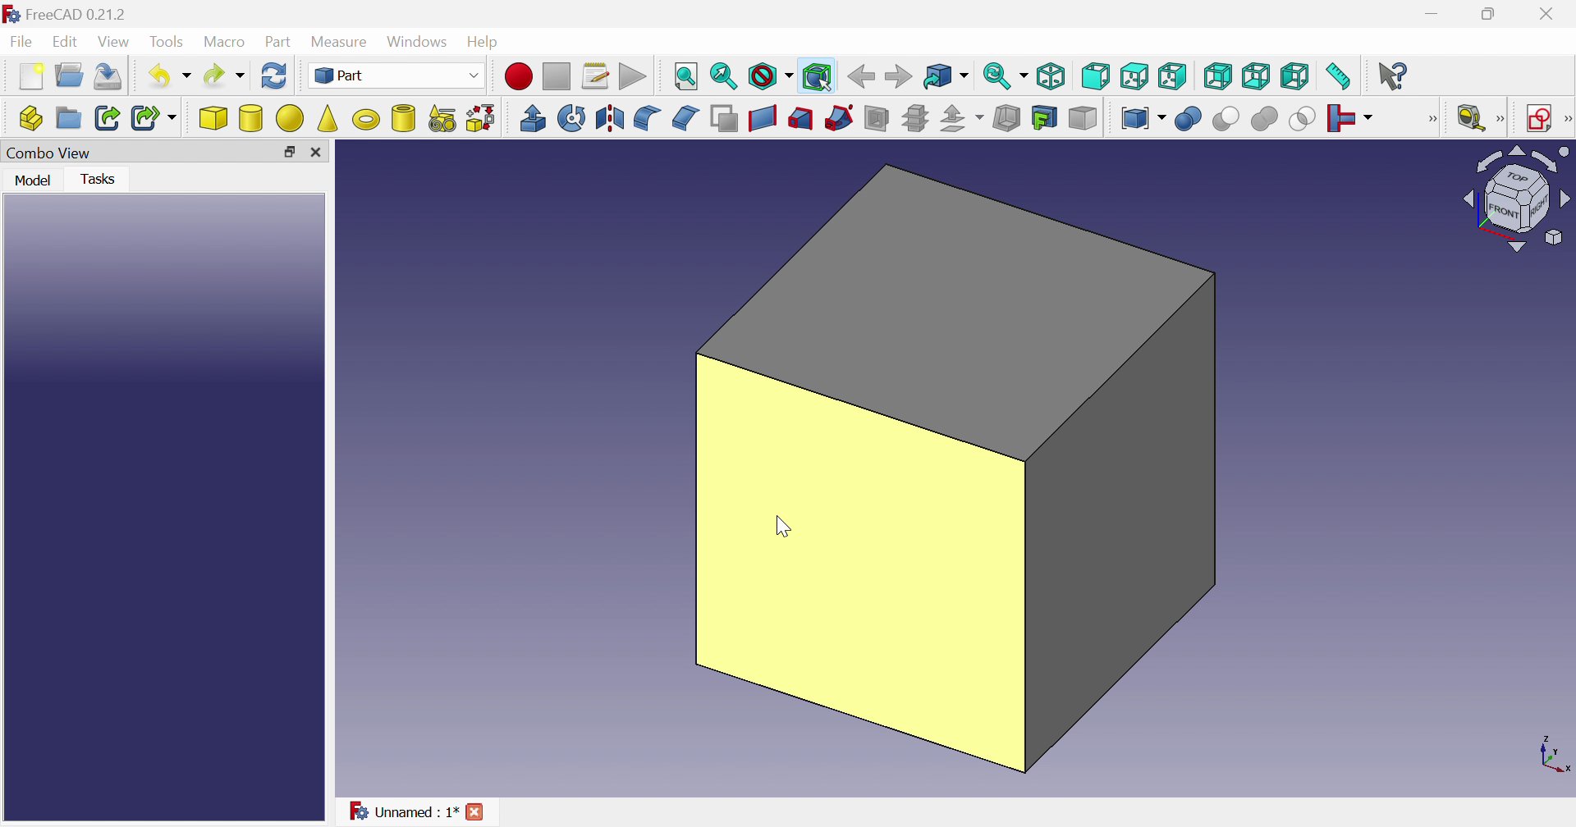 This screenshot has width=1576, height=827. What do you see at coordinates (1566, 117) in the screenshot?
I see `[Sketcher]` at bounding box center [1566, 117].